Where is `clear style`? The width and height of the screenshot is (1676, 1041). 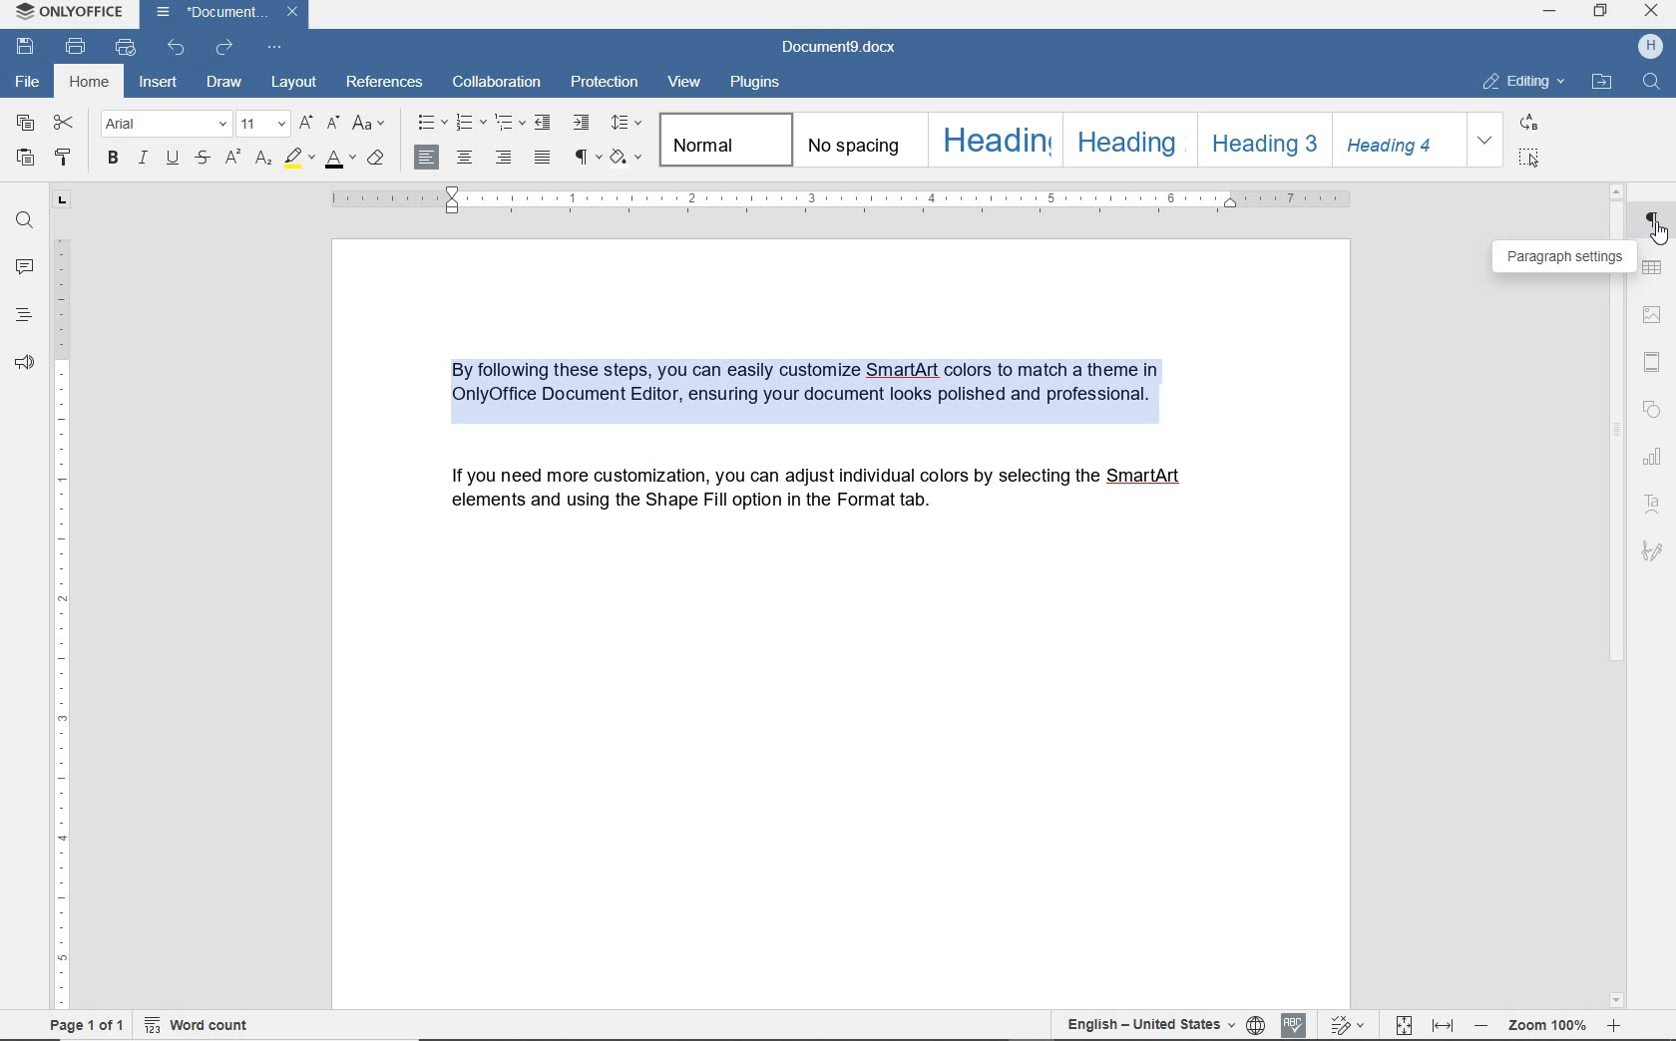 clear style is located at coordinates (376, 160).